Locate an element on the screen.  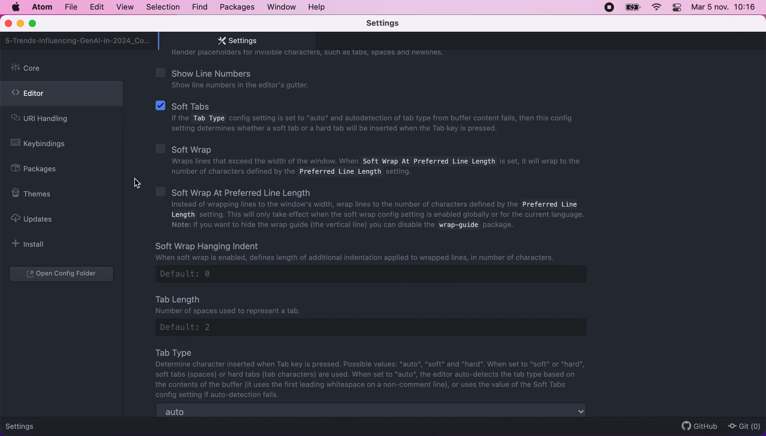
show line numbers is located at coordinates (248, 78).